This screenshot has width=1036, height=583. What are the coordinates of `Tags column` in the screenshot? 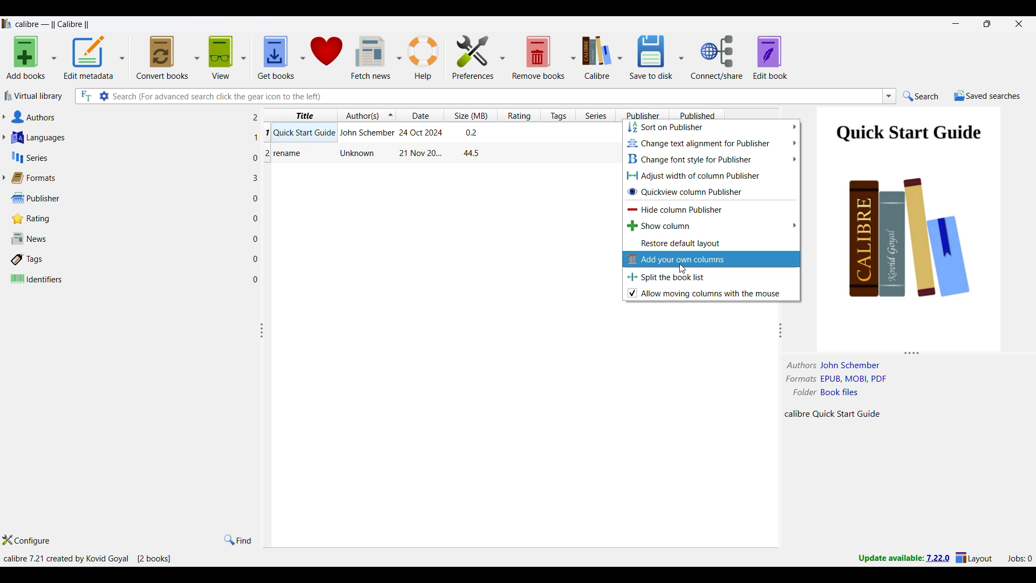 It's located at (558, 115).